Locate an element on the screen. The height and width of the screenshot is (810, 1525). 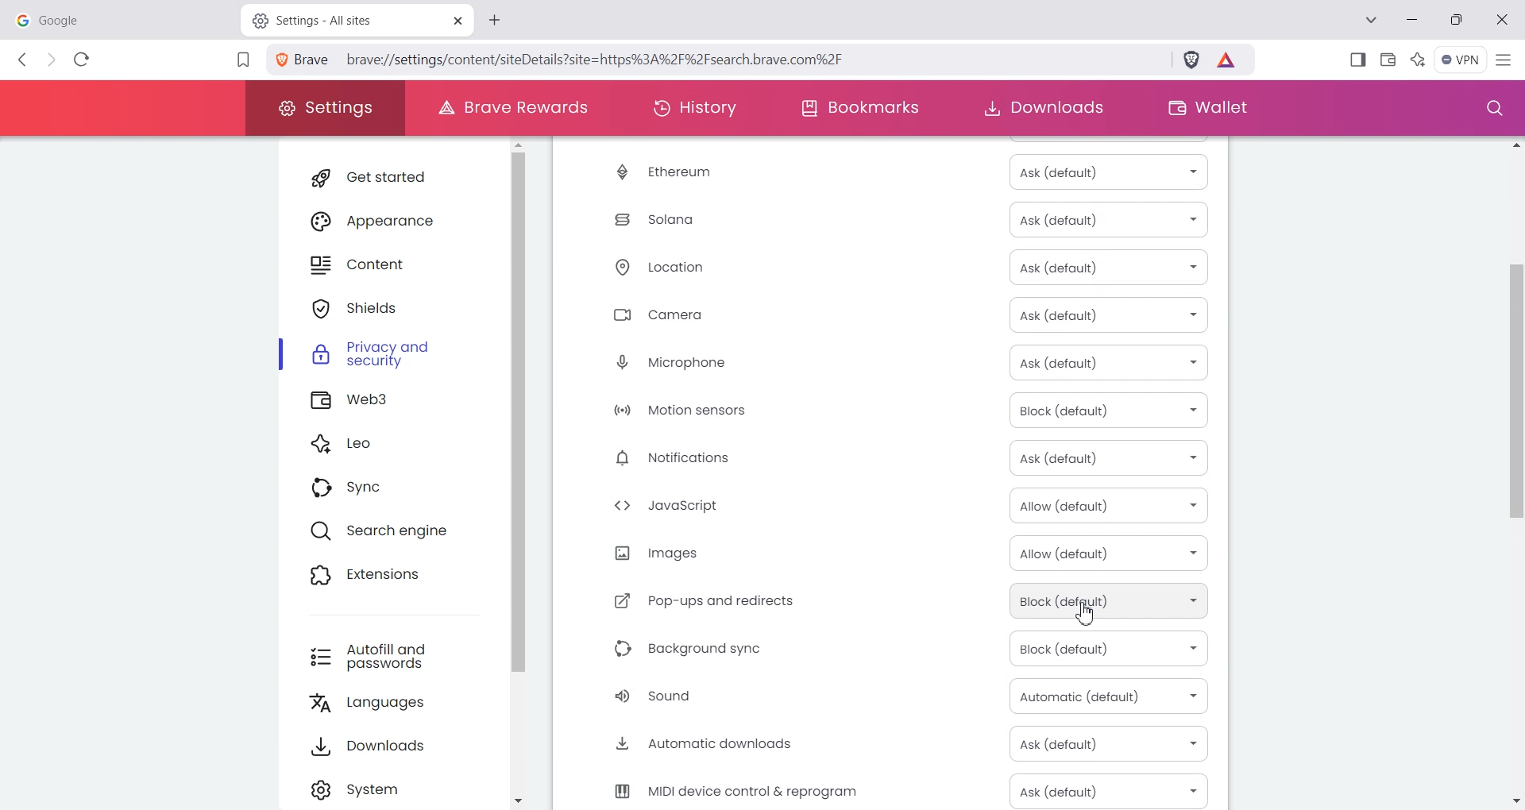
Leo Ai is located at coordinates (1418, 58).